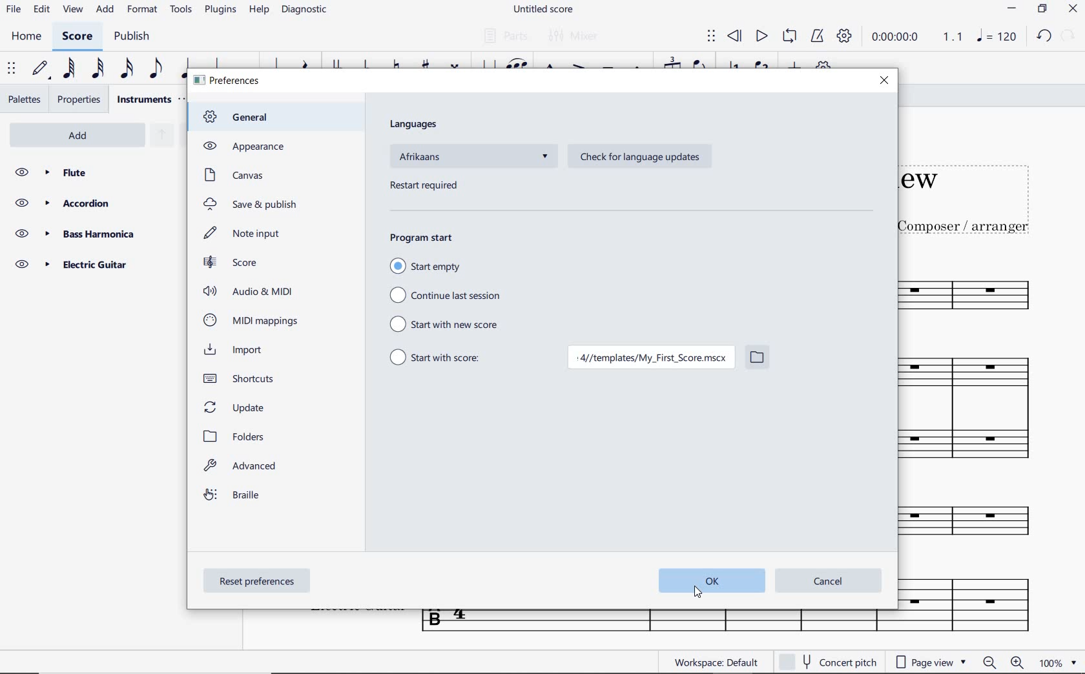 The height and width of the screenshot is (674, 1085). What do you see at coordinates (708, 581) in the screenshot?
I see `ok` at bounding box center [708, 581].